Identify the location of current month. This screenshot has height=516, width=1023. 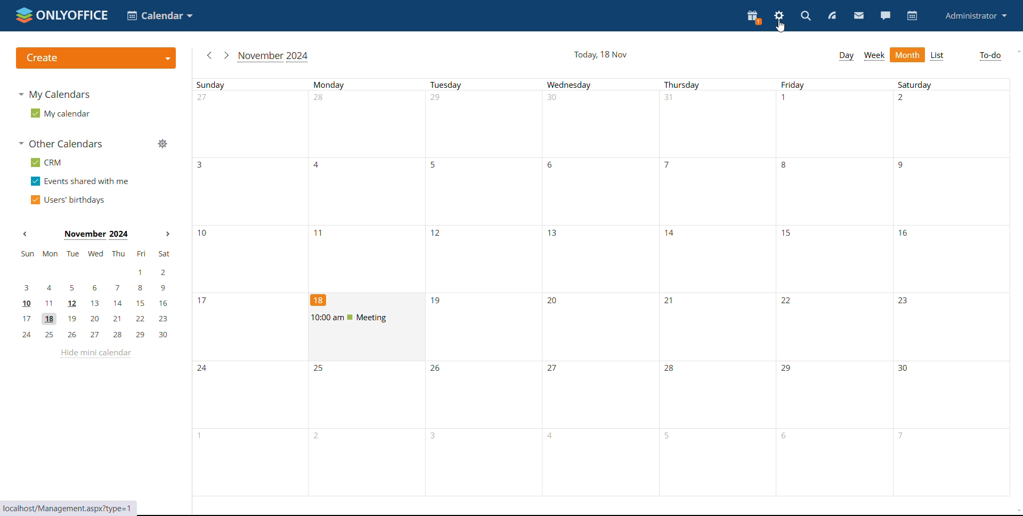
(274, 57).